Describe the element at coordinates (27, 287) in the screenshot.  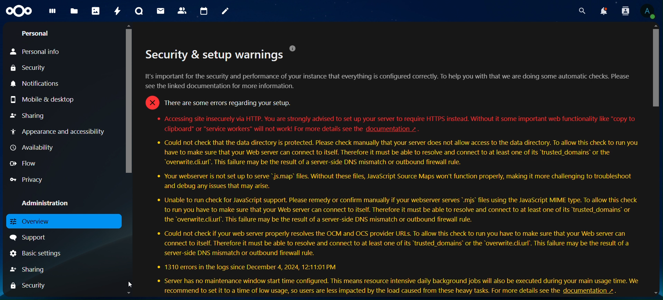
I see `security` at that location.